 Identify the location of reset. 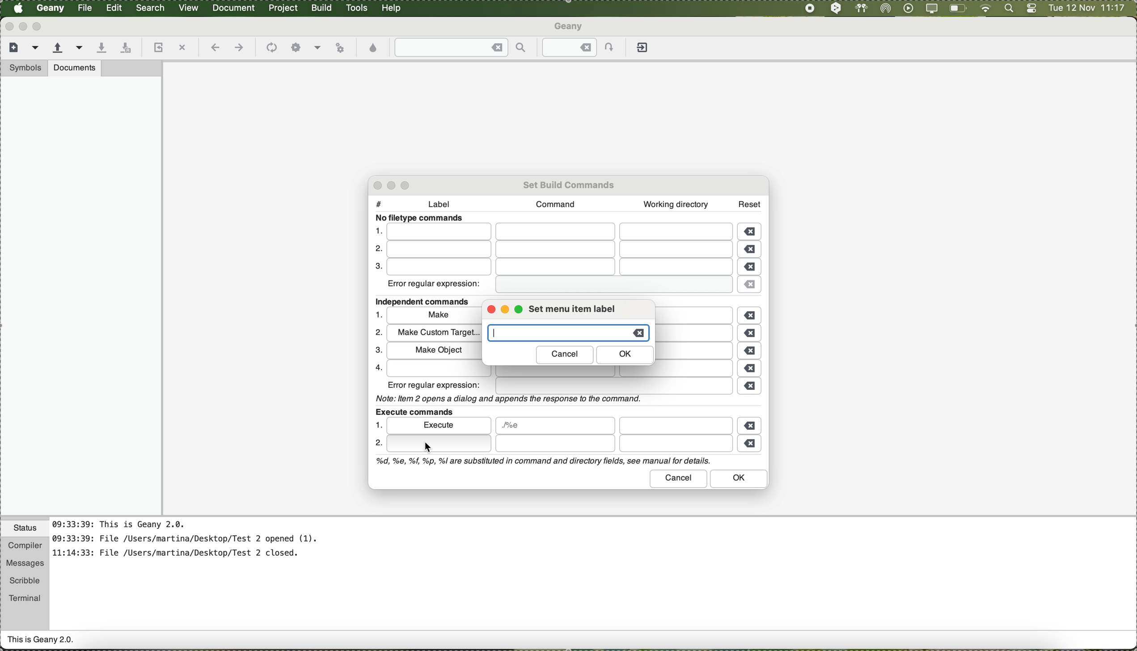
(750, 203).